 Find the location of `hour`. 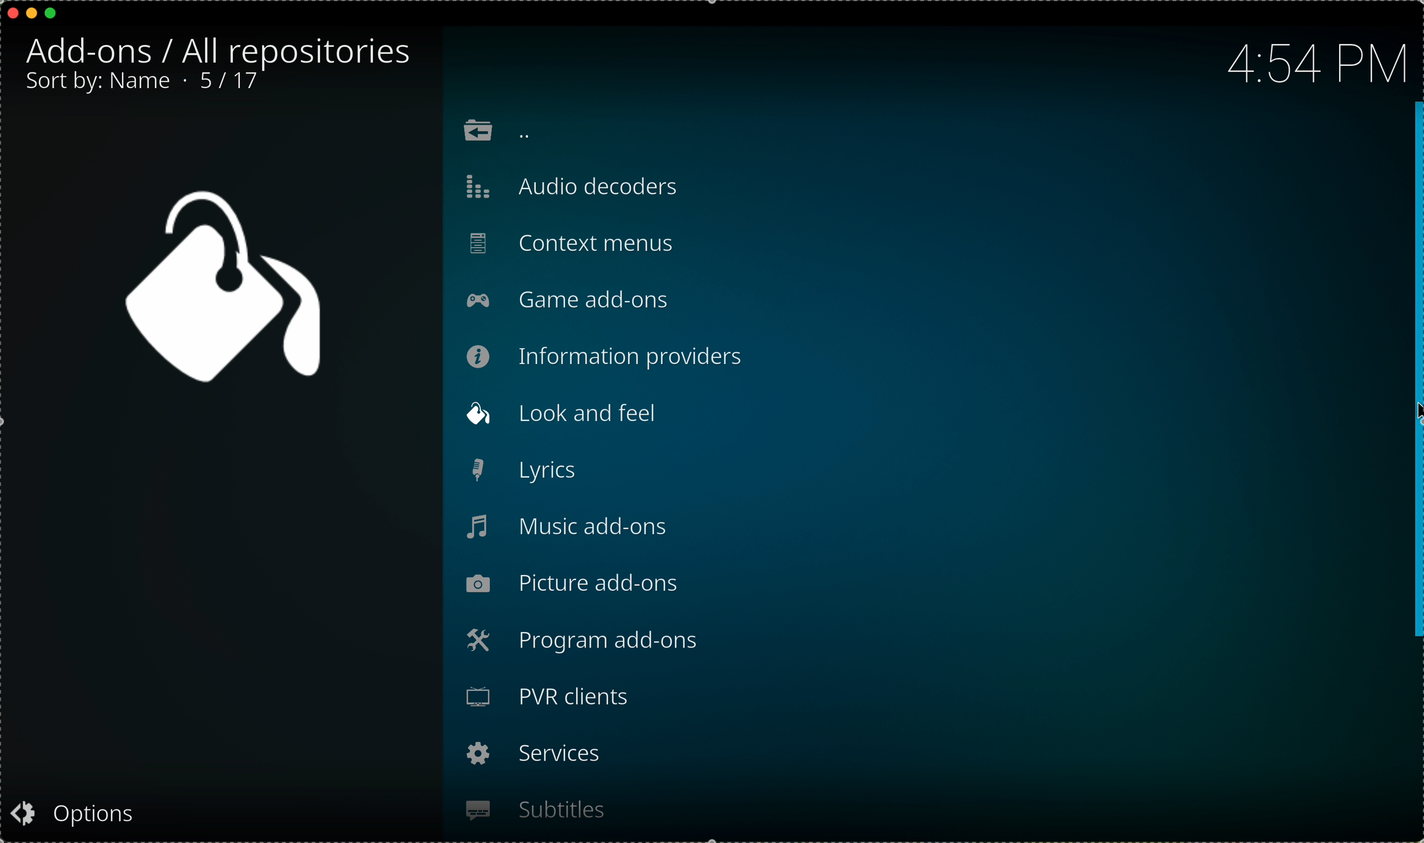

hour is located at coordinates (1314, 61).